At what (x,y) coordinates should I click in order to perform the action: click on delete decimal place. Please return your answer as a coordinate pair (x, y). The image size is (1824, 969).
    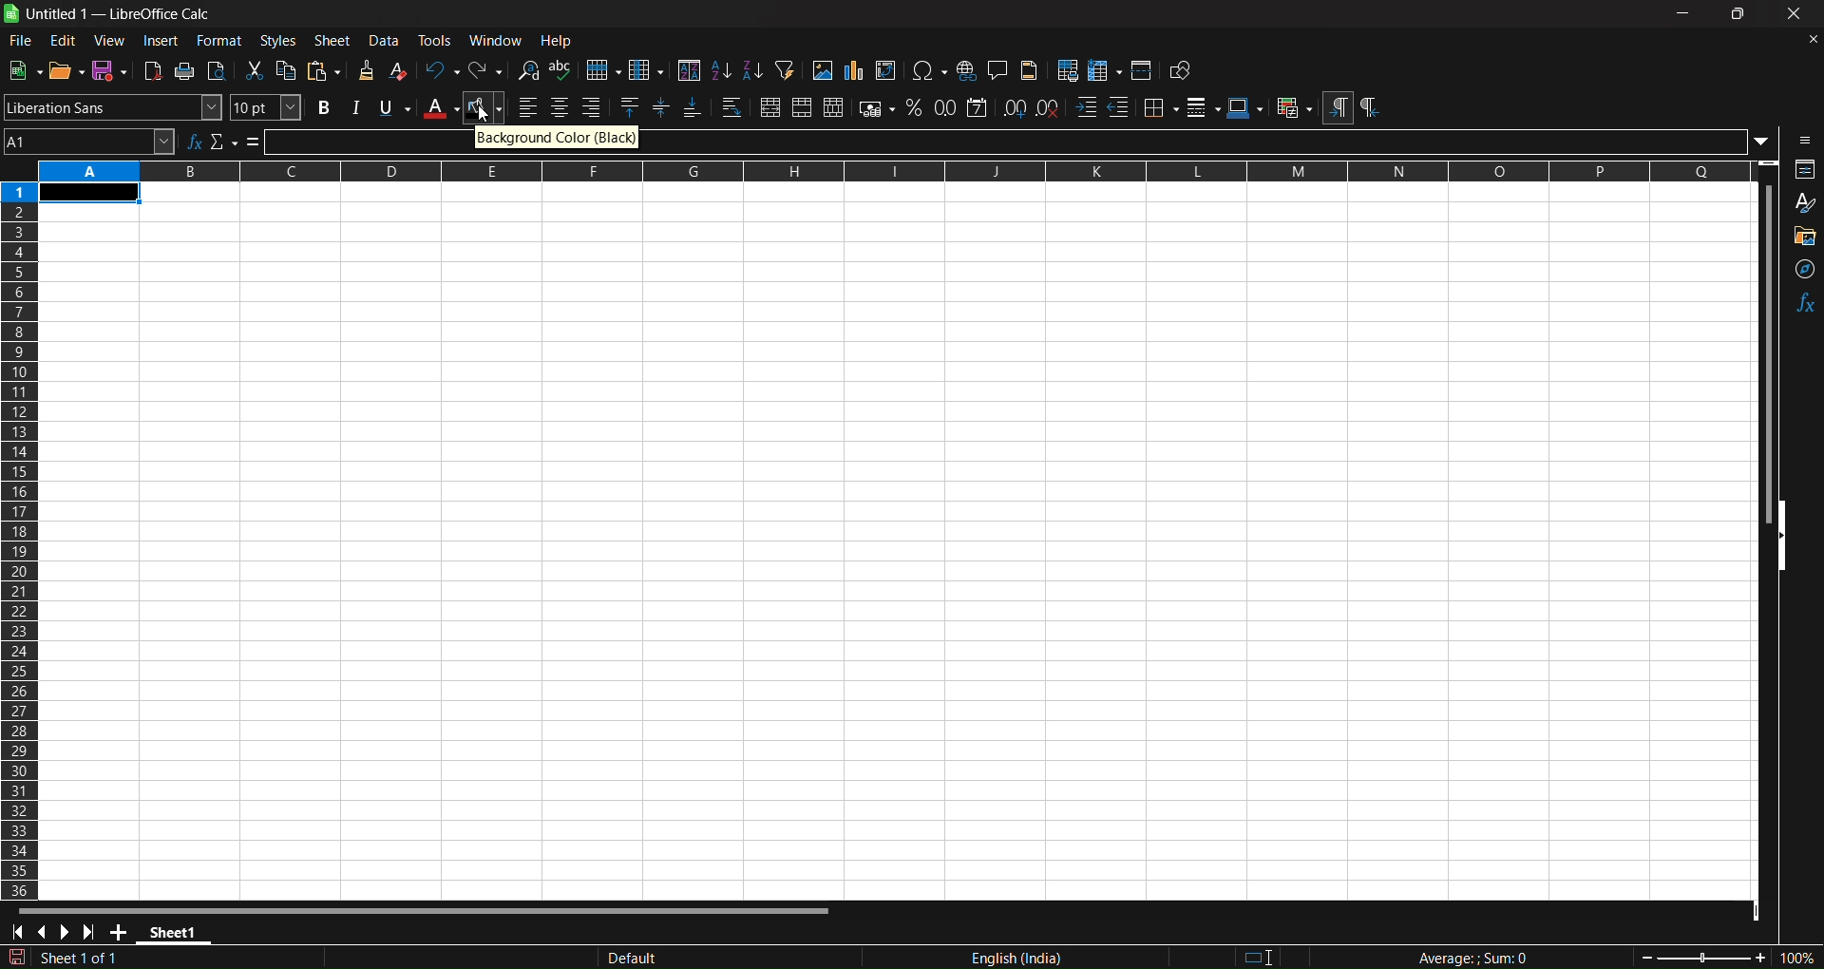
    Looking at the image, I should click on (1048, 107).